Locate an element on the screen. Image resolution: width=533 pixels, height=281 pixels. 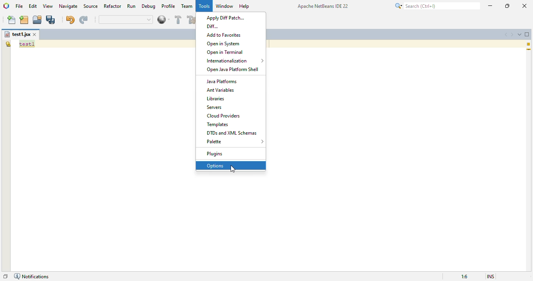
templates is located at coordinates (218, 124).